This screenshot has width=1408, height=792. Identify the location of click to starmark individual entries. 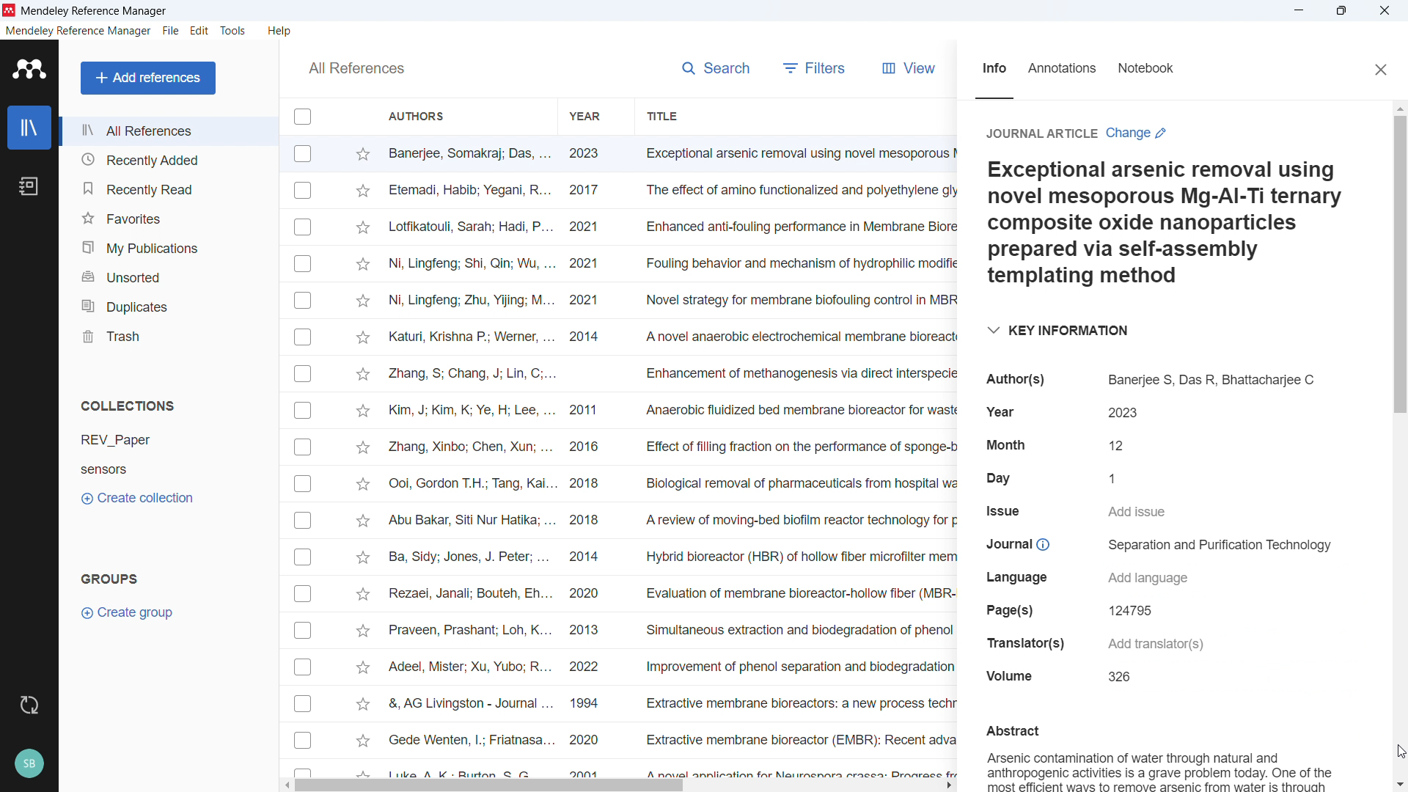
(366, 338).